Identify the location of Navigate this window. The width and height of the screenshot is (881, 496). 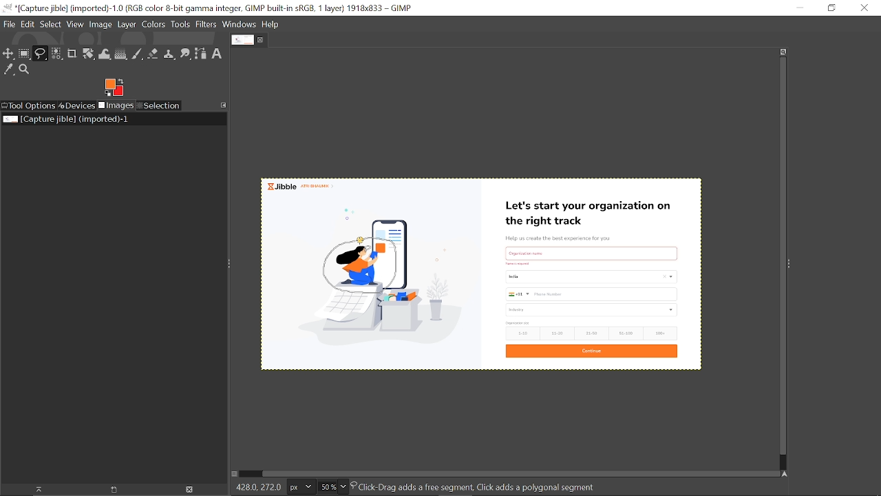
(787, 475).